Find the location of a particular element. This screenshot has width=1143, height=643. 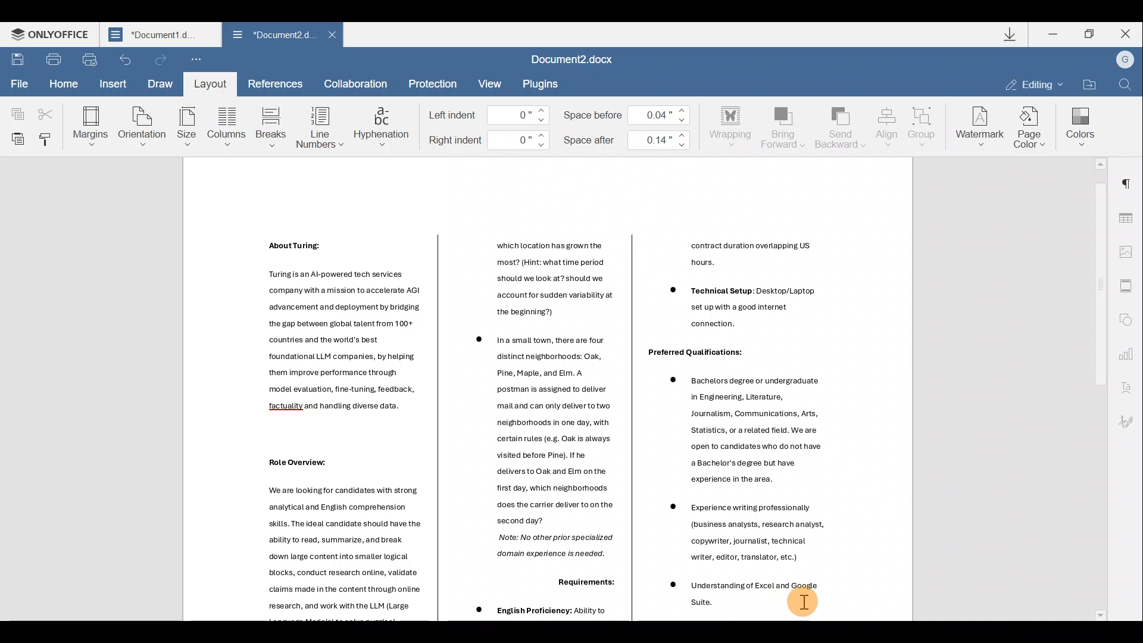

Breaks is located at coordinates (270, 127).